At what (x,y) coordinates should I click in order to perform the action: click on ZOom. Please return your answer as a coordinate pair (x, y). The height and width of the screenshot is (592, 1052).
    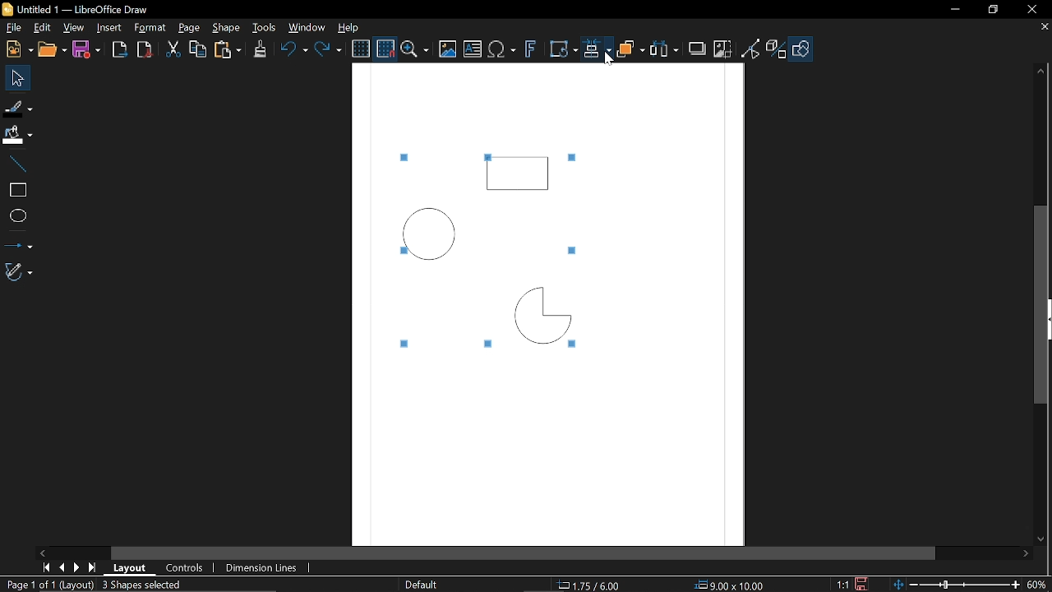
    Looking at the image, I should click on (415, 49).